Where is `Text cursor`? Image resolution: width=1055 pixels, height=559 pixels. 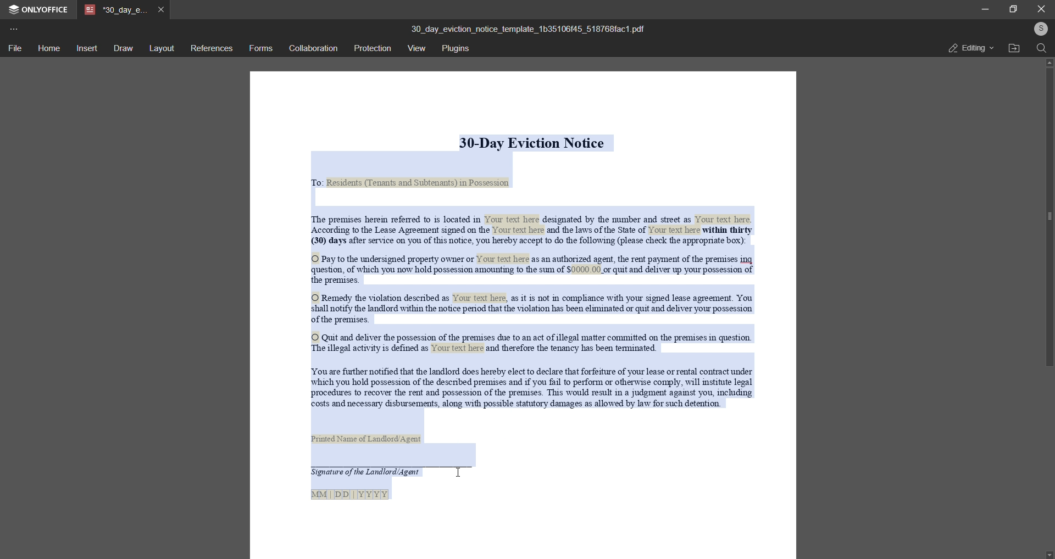 Text cursor is located at coordinates (462, 475).